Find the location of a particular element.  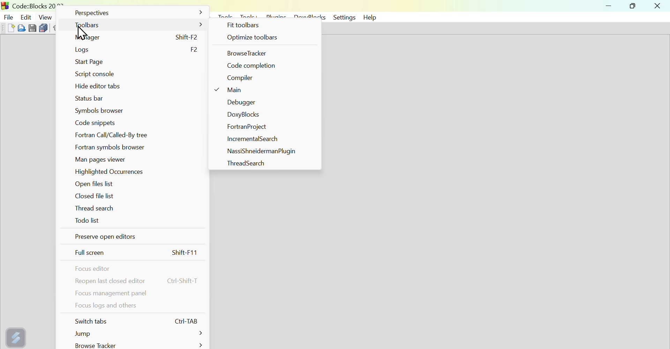

Hide editor tabs is located at coordinates (96, 87).